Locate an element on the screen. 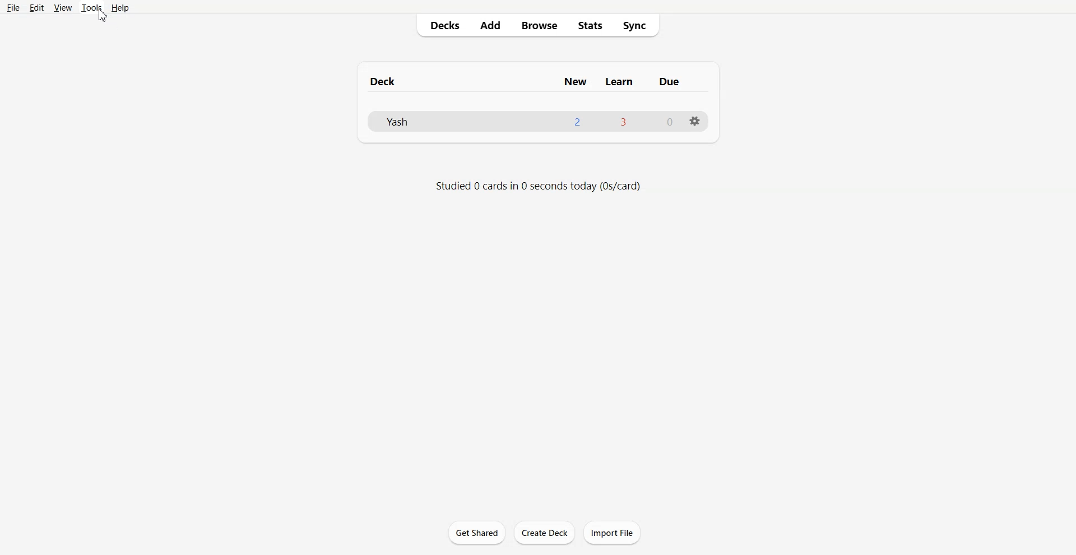  Sync is located at coordinates (638, 25).